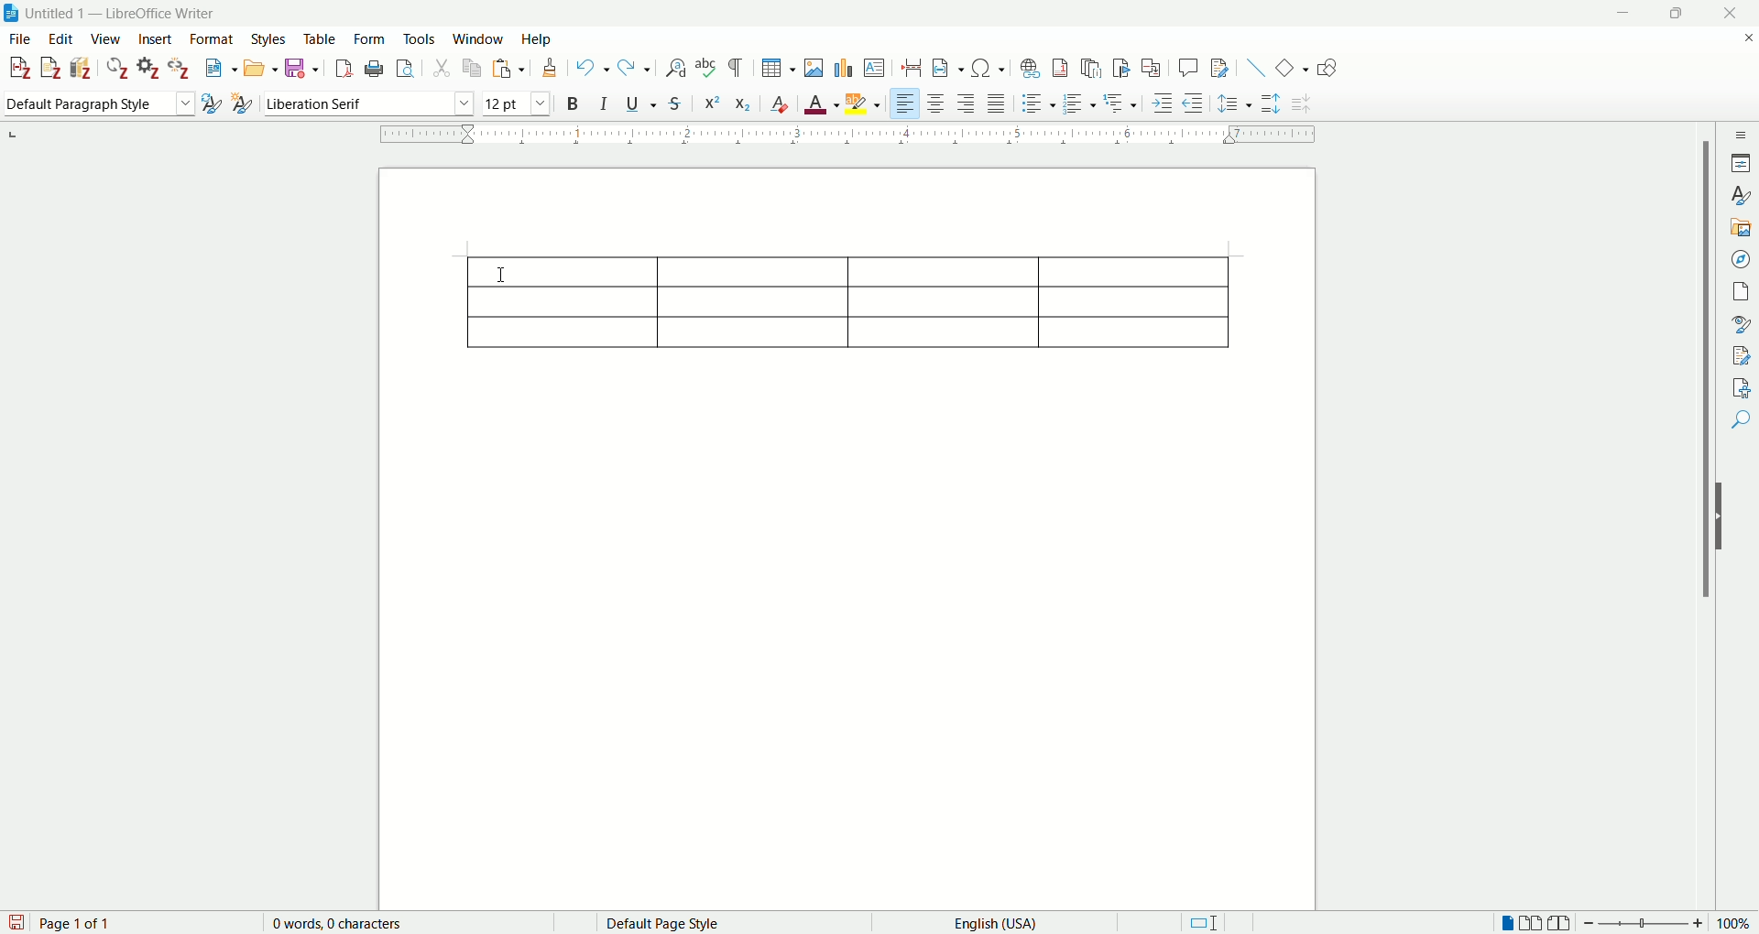 The image size is (1759, 934). Describe the element at coordinates (706, 69) in the screenshot. I see `spelling check` at that location.